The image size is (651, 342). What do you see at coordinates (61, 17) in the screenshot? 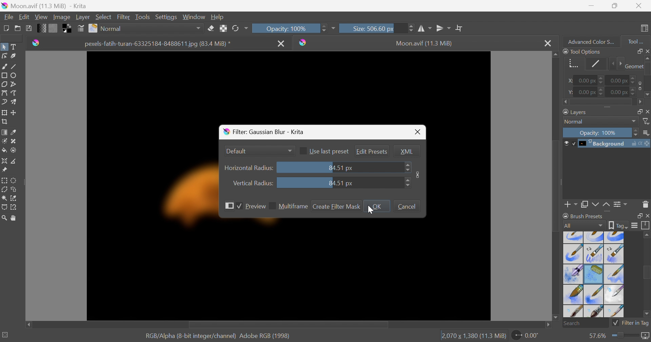
I see `Image` at bounding box center [61, 17].